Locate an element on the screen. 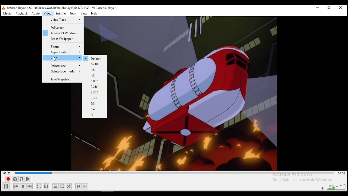  remainig/total time is located at coordinates (340, 174).